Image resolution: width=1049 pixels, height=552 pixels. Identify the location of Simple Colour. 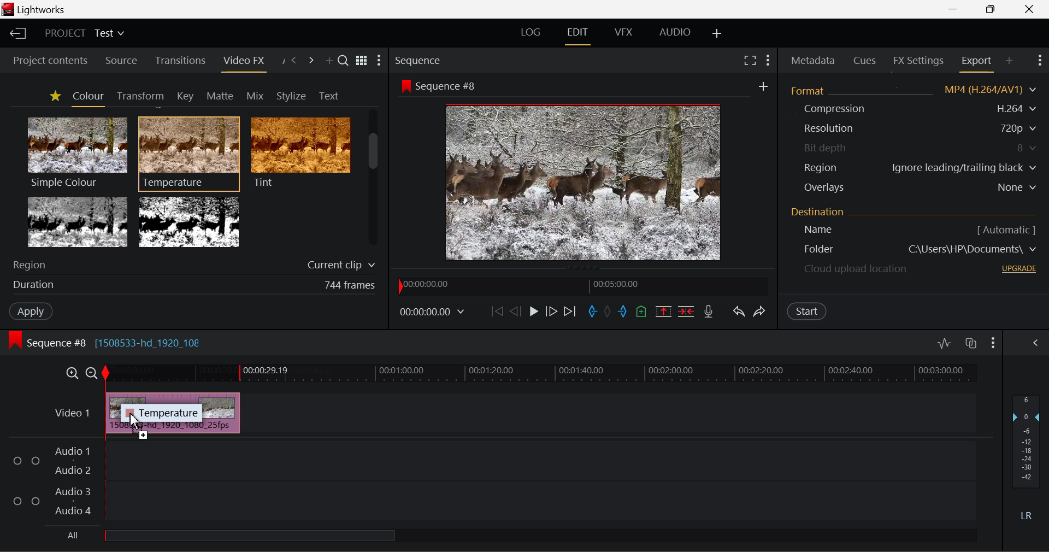
(76, 152).